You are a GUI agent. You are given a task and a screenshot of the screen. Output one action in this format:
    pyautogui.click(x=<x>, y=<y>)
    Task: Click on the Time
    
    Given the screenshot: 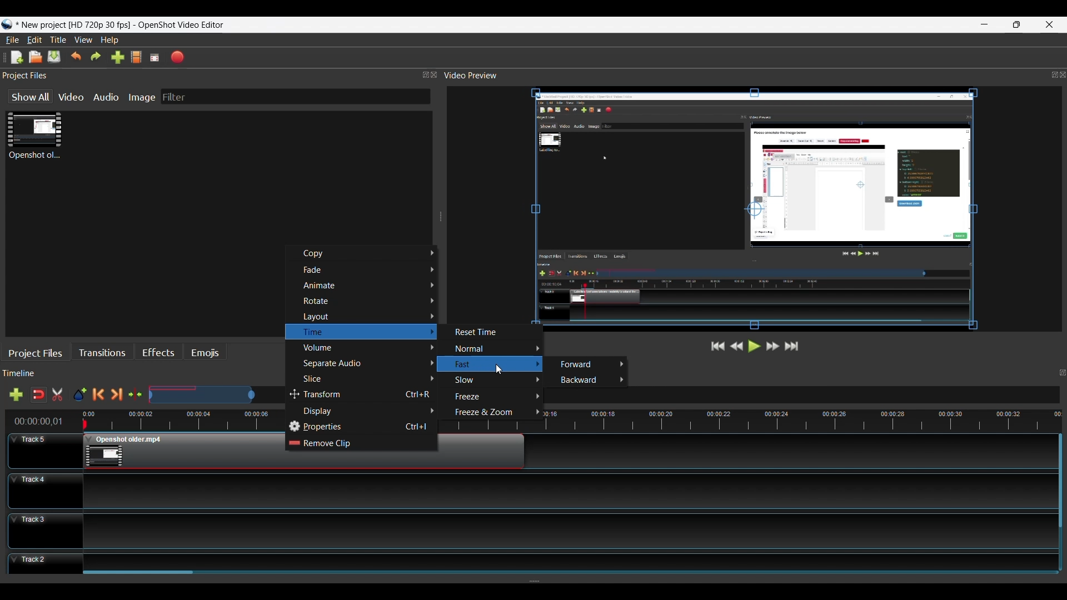 What is the action you would take?
    pyautogui.click(x=360, y=332)
    